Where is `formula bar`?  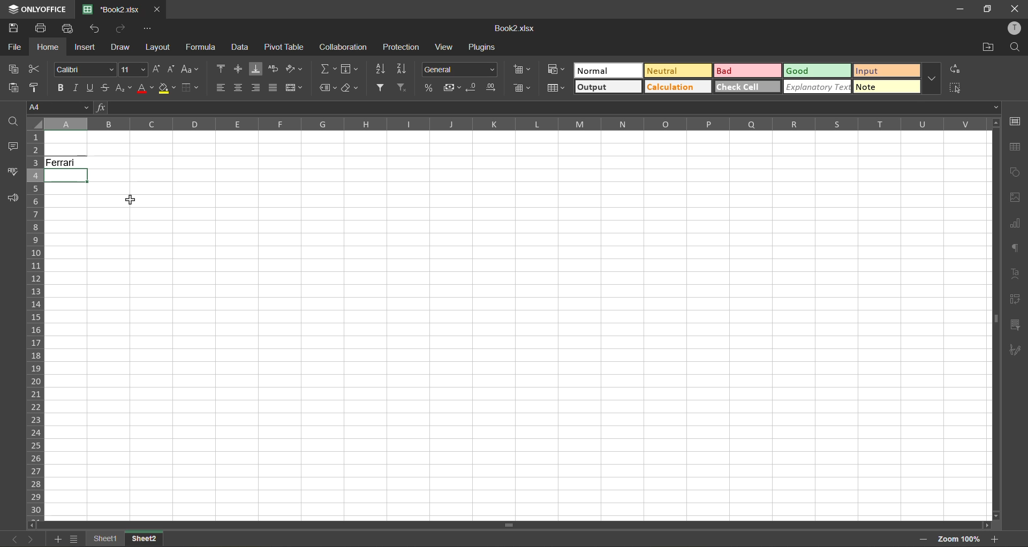
formula bar is located at coordinates (546, 108).